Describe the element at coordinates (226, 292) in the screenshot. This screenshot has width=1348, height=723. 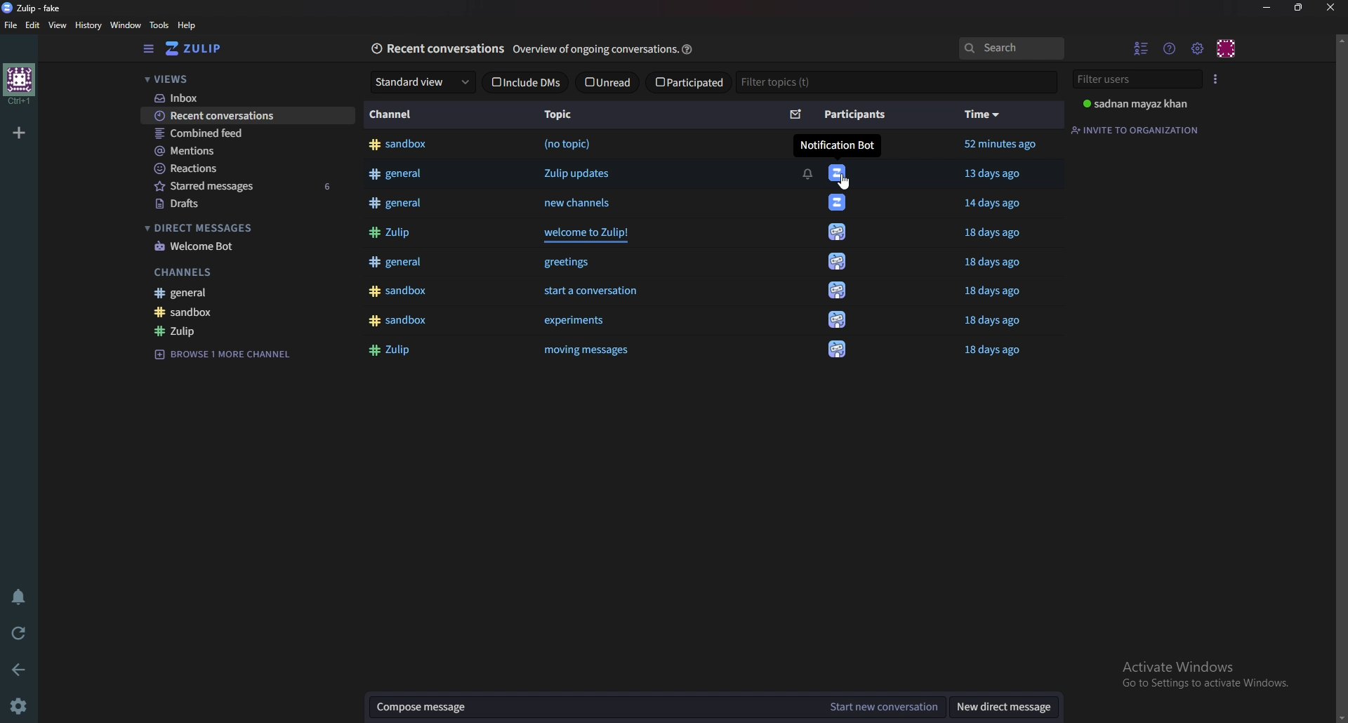
I see `General` at that location.